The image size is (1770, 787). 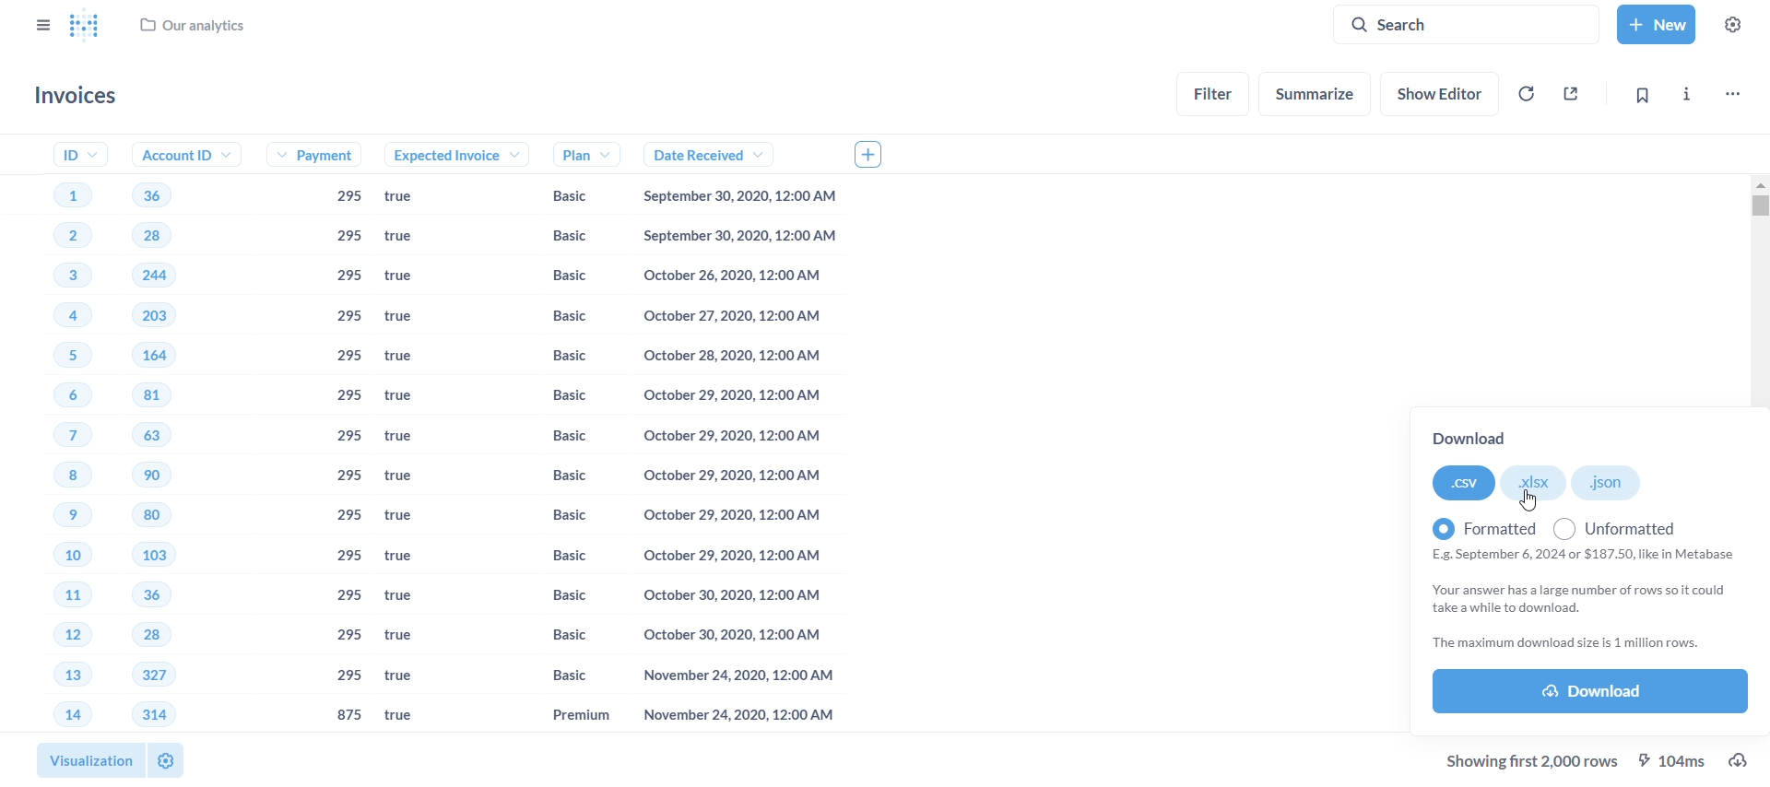 What do you see at coordinates (349, 517) in the screenshot?
I see `295` at bounding box center [349, 517].